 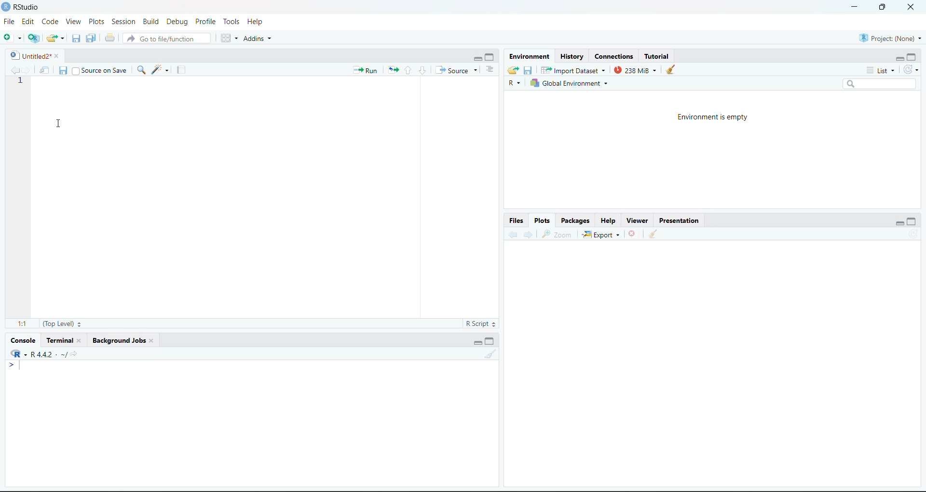 I want to click on search, so click(x=141, y=70).